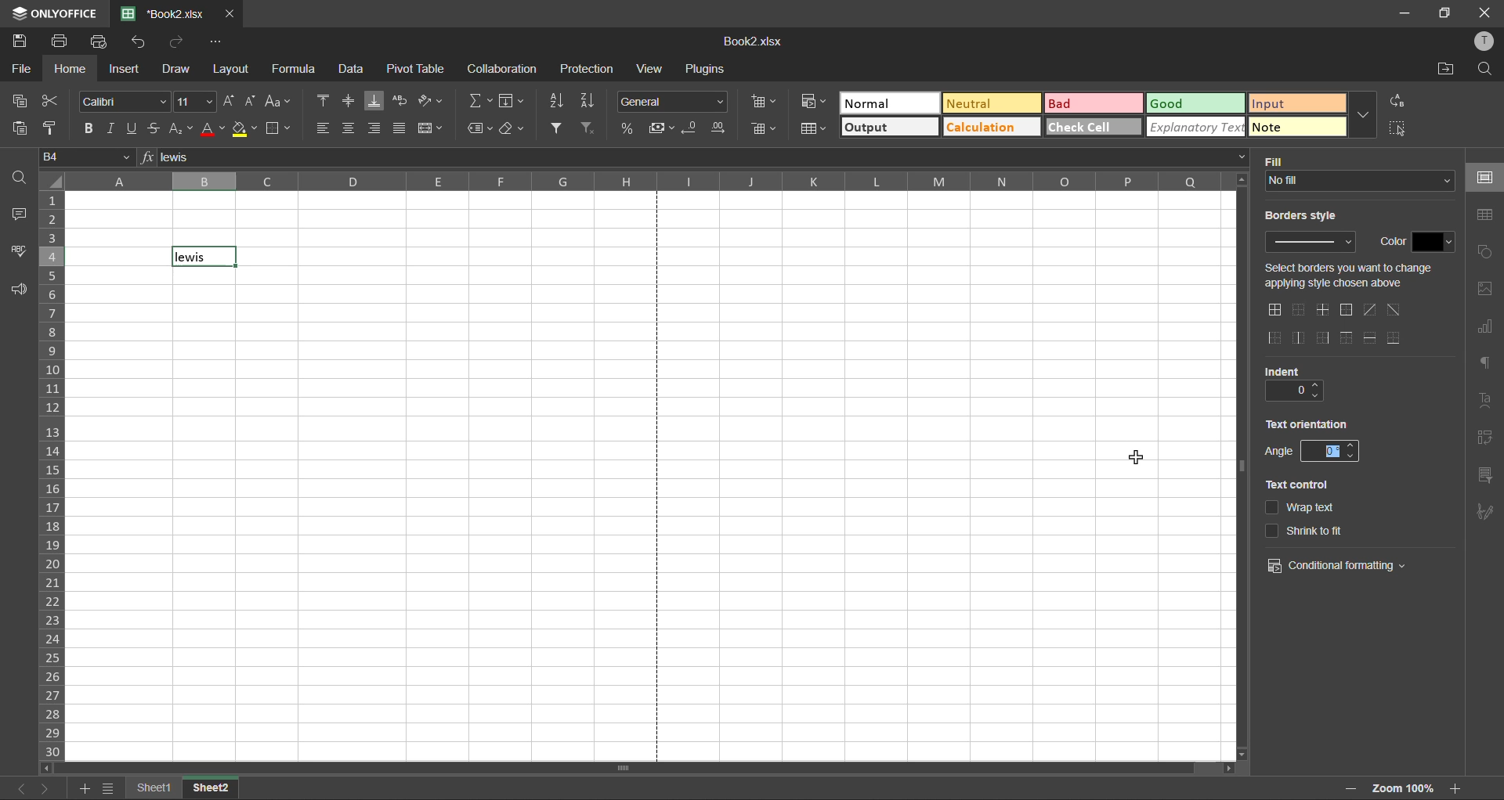 This screenshot has width=1504, height=800. What do you see at coordinates (205, 256) in the screenshot?
I see `selected cell with text "lewis"` at bounding box center [205, 256].